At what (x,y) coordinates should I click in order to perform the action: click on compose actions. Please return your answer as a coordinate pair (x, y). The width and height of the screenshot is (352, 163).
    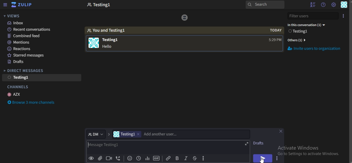
    Looking at the image, I should click on (204, 158).